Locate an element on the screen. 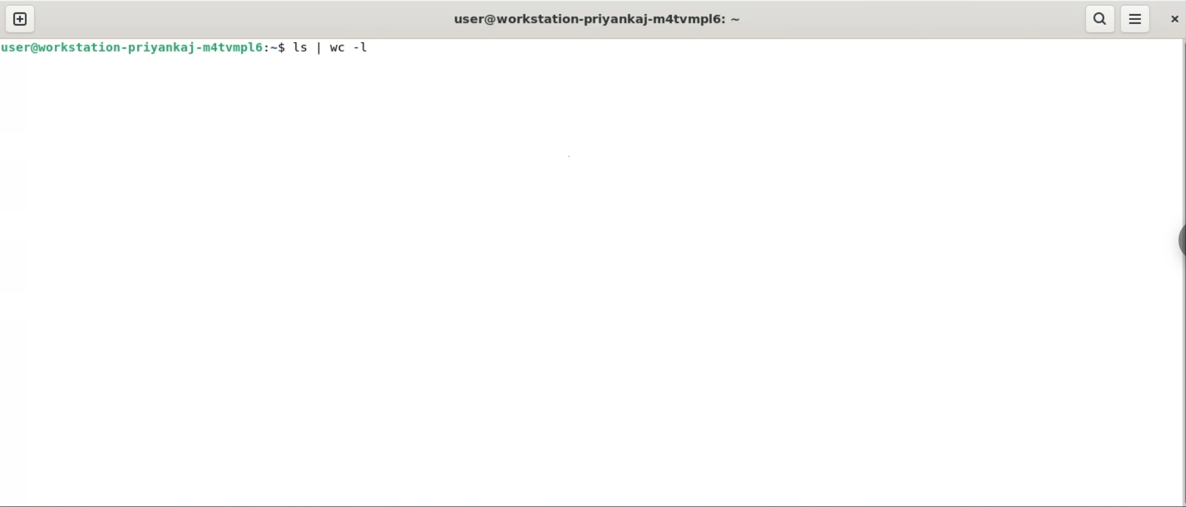 This screenshot has width=1186, height=507. search is located at coordinates (1100, 20).